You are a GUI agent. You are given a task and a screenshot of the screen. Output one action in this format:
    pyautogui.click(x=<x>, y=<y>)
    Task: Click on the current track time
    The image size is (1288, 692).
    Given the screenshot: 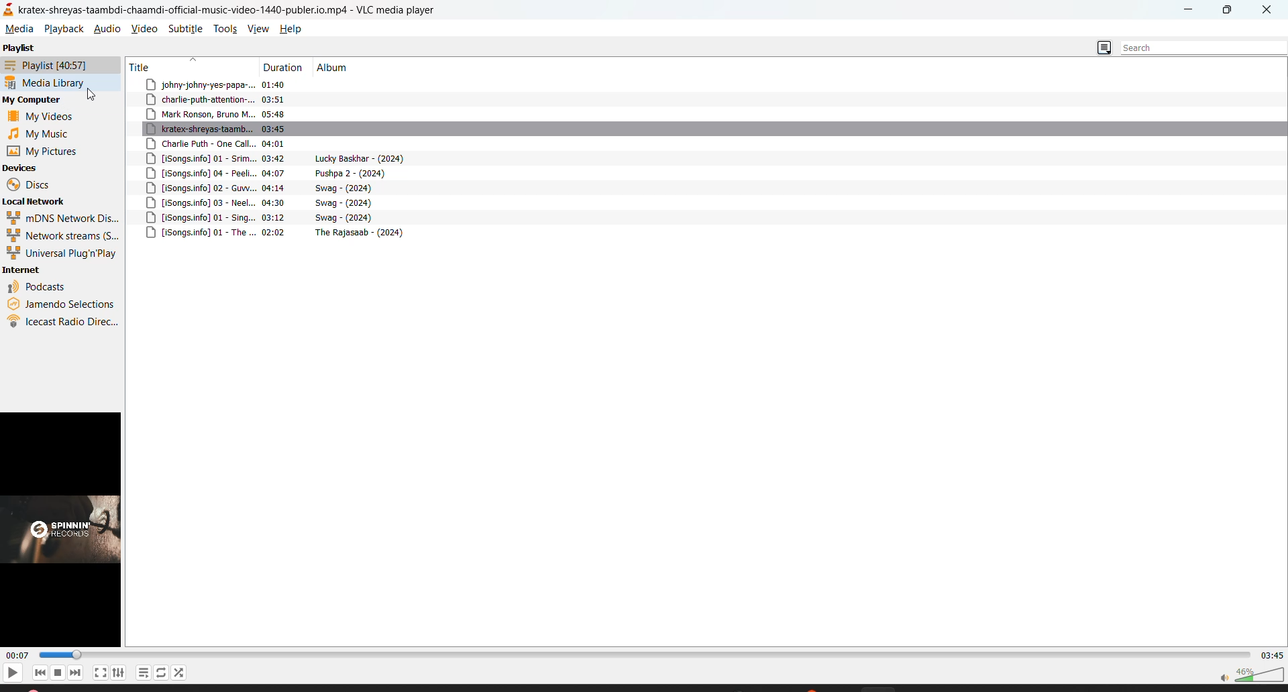 What is the action you would take?
    pyautogui.click(x=17, y=654)
    